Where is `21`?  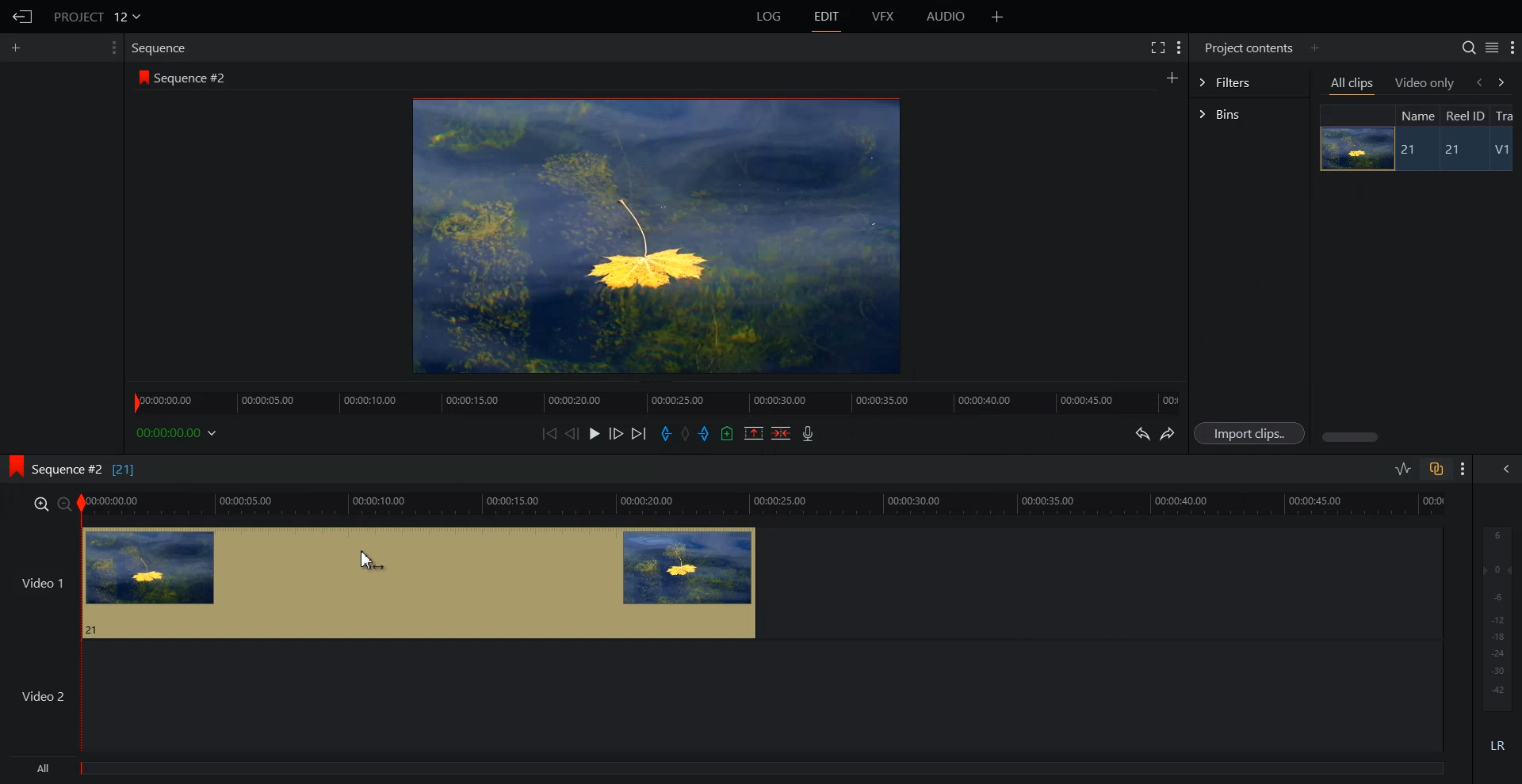 21 is located at coordinates (1459, 150).